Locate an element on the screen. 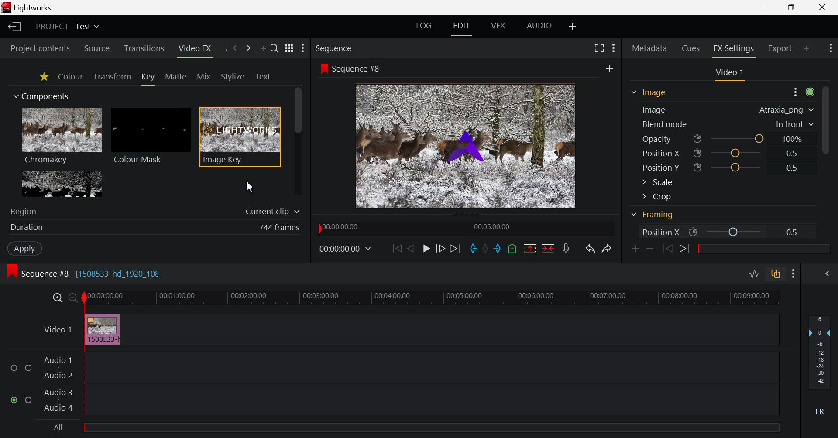  Region is located at coordinates (24, 212).